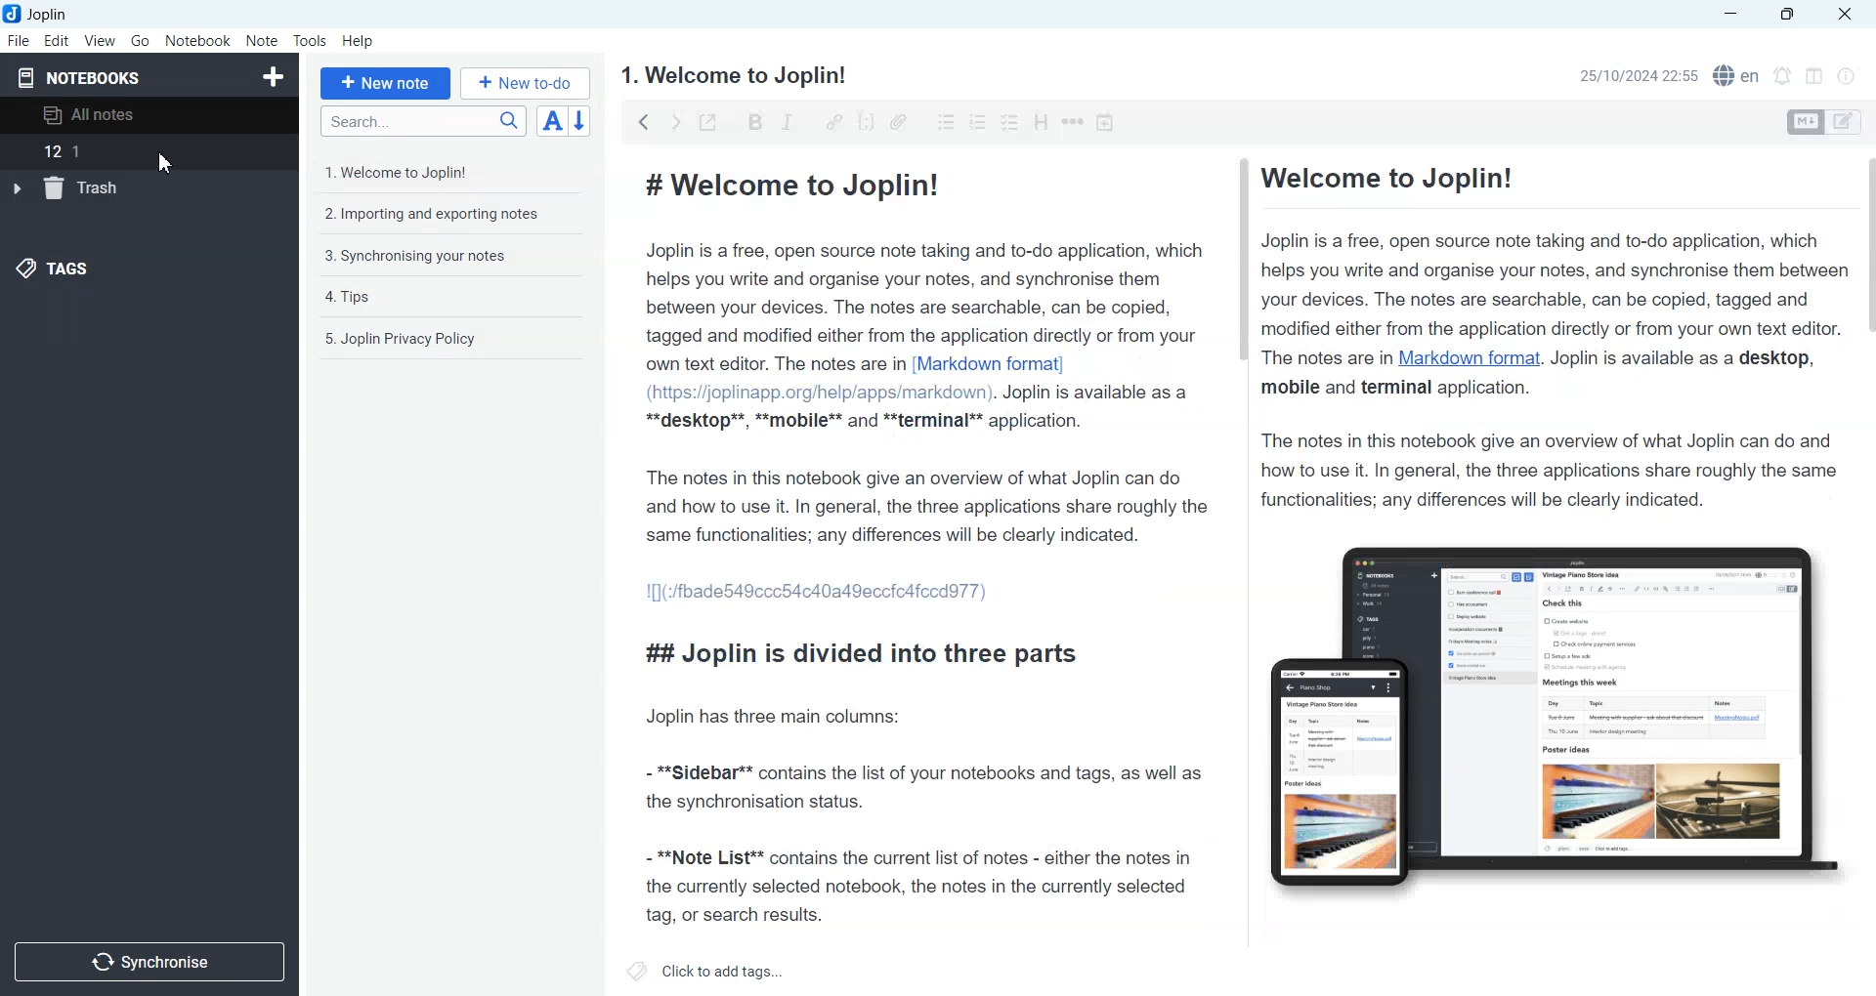 The height and width of the screenshot is (996, 1876). I want to click on Toggle editor layout, so click(1813, 76).